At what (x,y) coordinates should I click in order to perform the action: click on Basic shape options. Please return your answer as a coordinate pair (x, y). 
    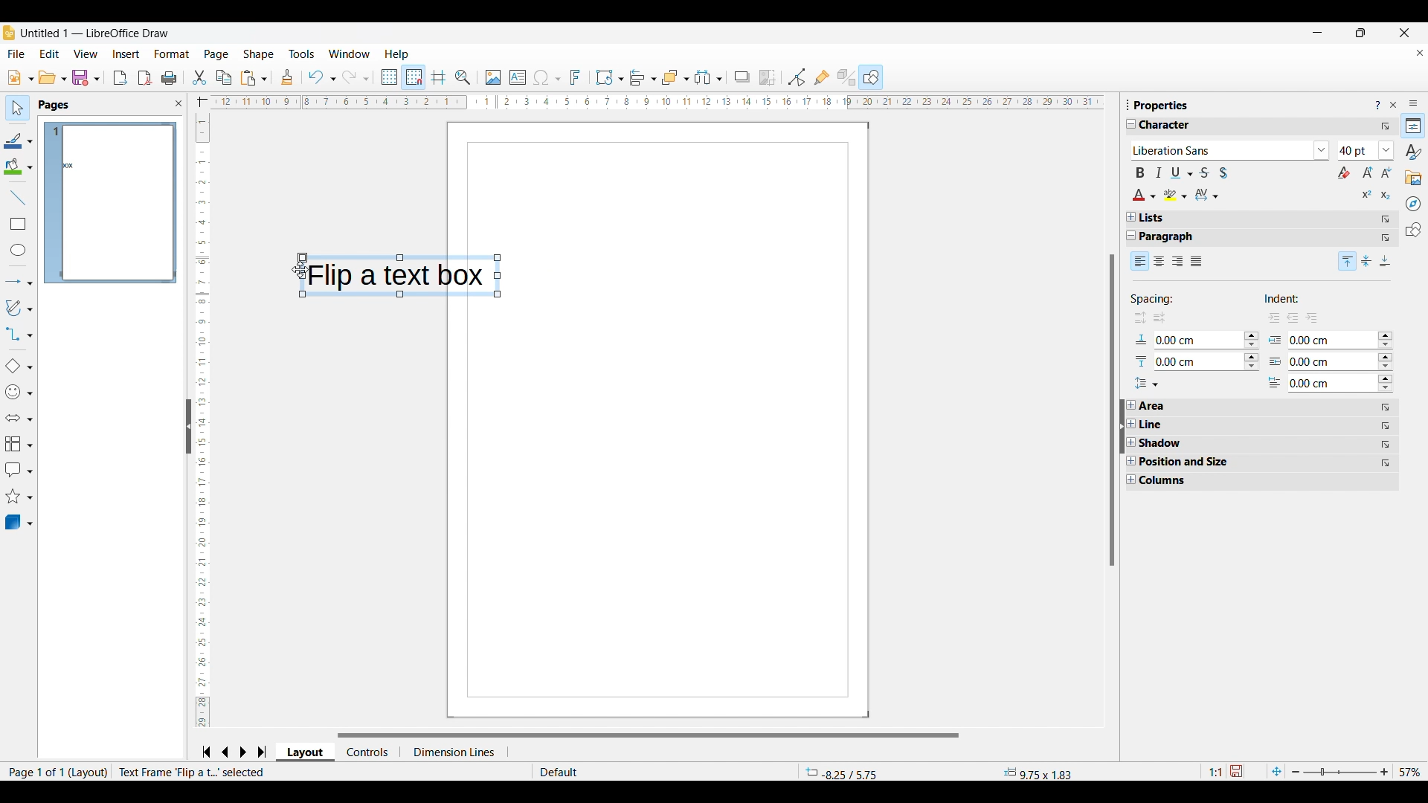
    Looking at the image, I should click on (19, 366).